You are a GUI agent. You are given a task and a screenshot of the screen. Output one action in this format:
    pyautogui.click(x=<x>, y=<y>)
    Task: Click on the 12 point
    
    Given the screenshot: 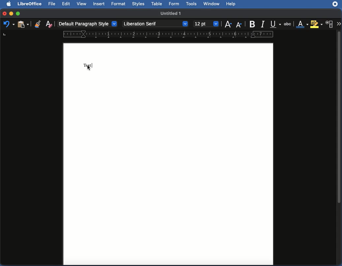 What is the action you would take?
    pyautogui.click(x=208, y=24)
    